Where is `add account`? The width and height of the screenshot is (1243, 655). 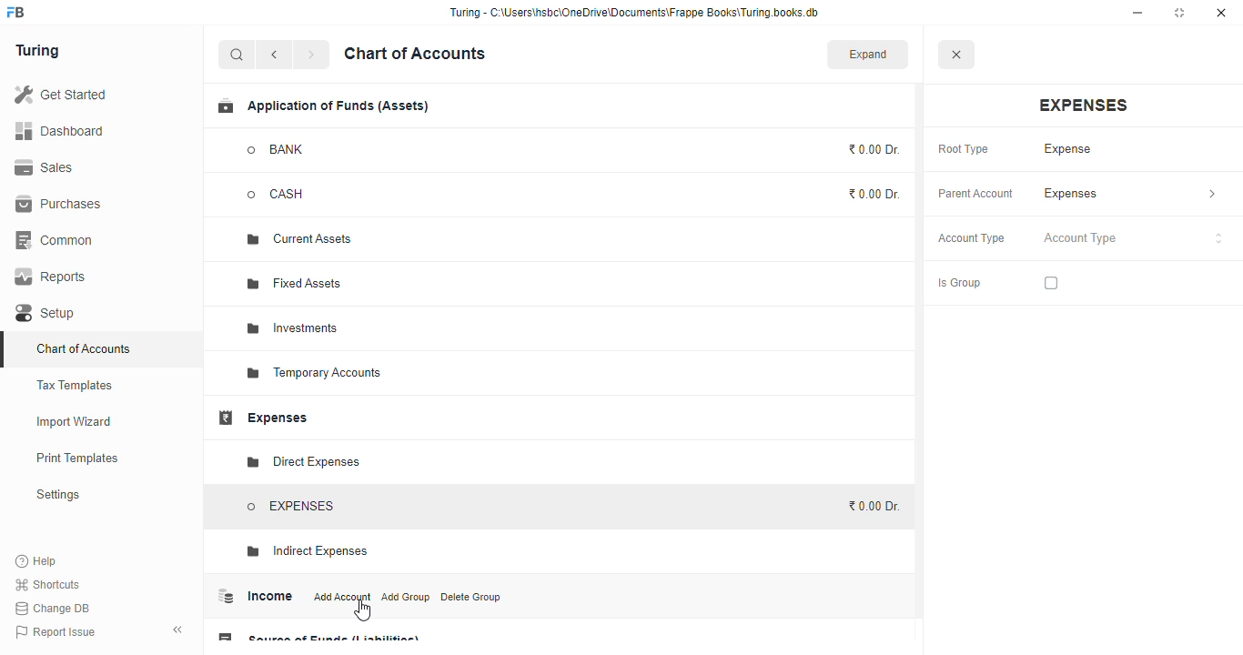 add account is located at coordinates (344, 597).